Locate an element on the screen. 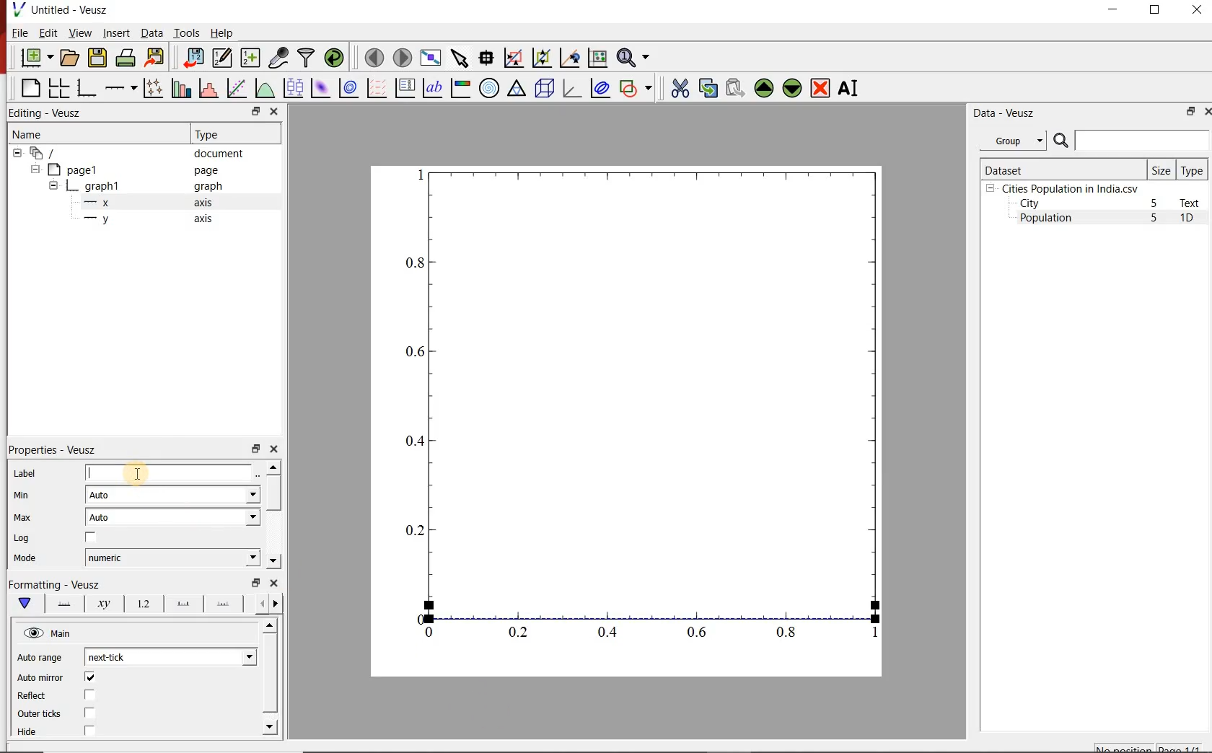  Auto is located at coordinates (172, 517).